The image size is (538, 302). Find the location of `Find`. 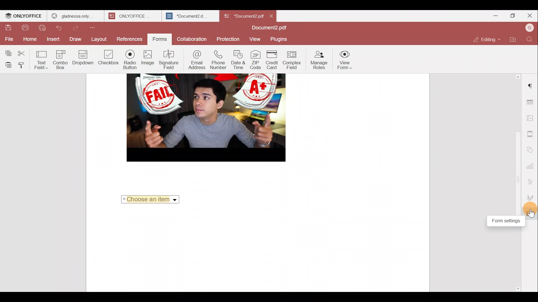

Find is located at coordinates (530, 41).